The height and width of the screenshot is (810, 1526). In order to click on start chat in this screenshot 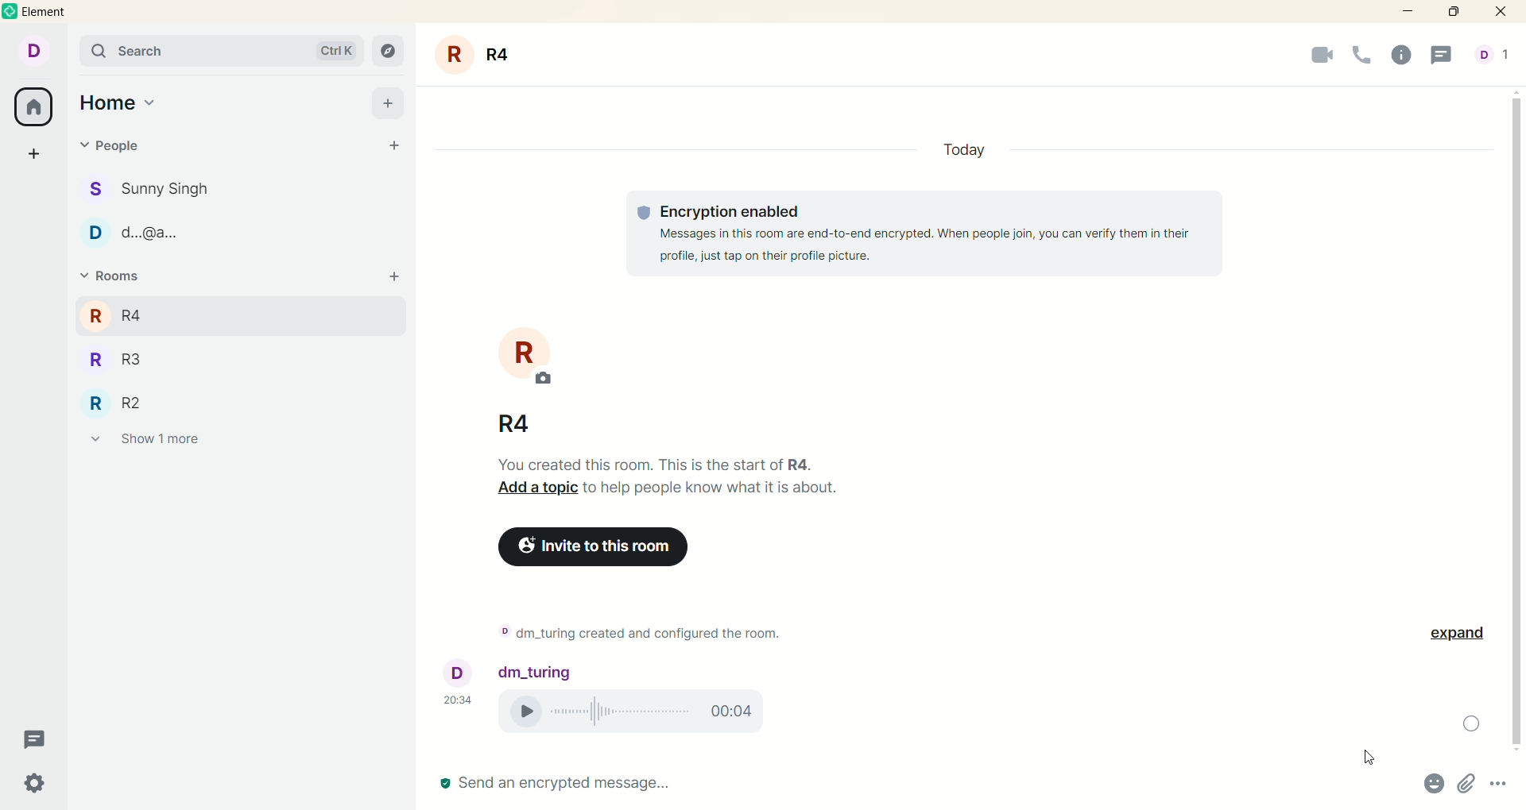, I will do `click(397, 148)`.